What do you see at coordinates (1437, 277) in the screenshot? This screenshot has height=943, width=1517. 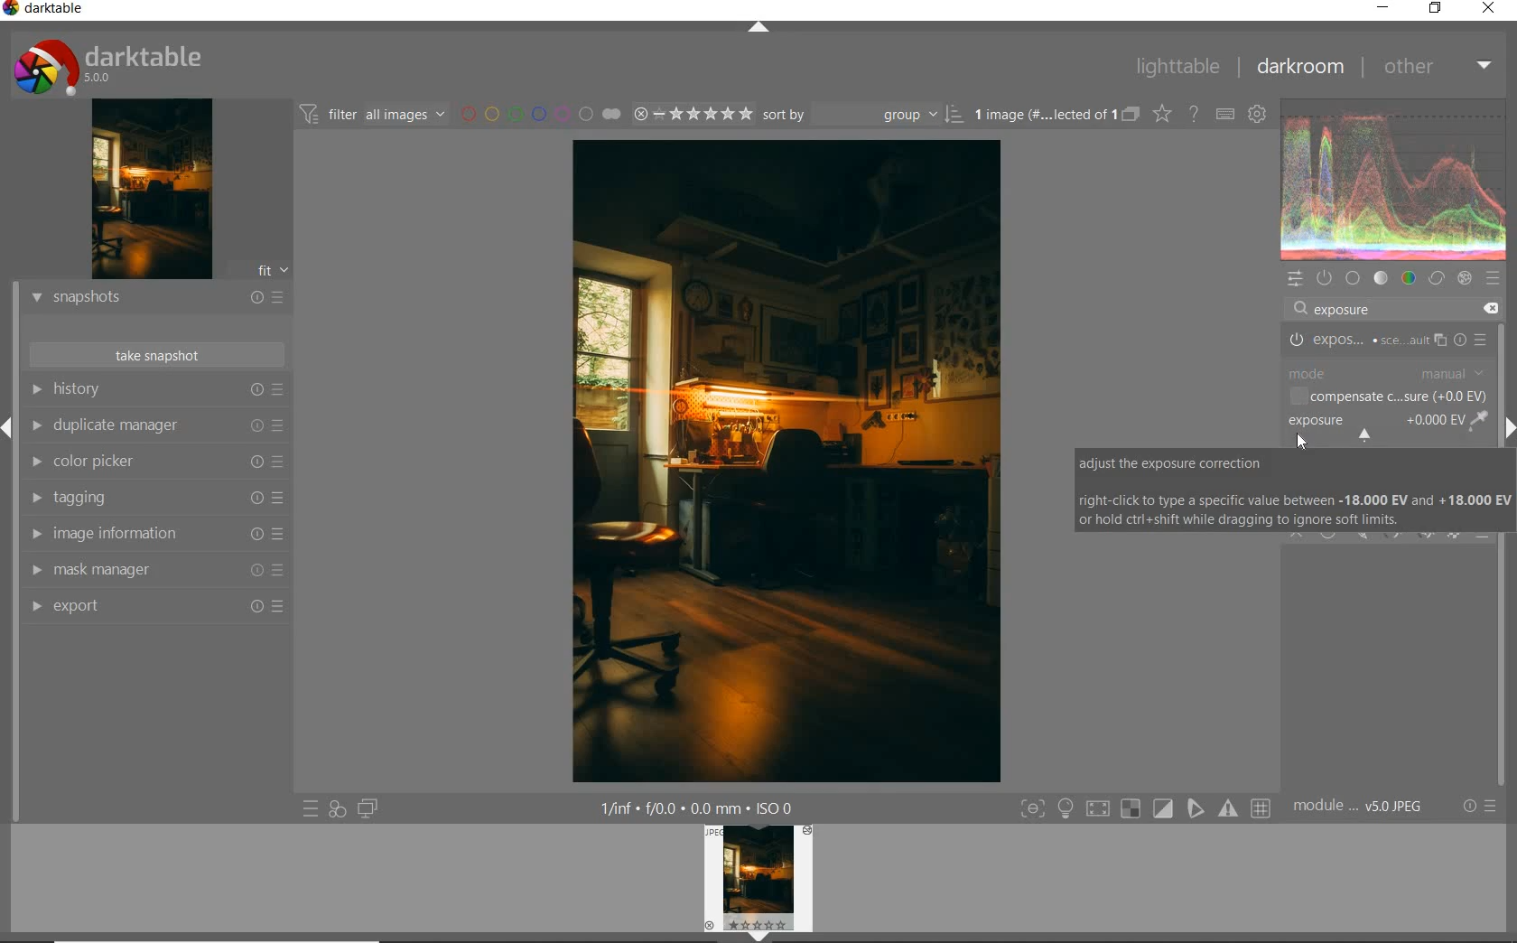 I see `correct` at bounding box center [1437, 277].